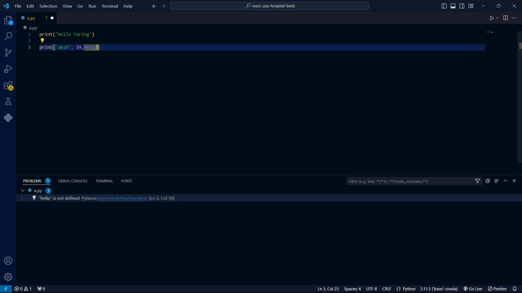  What do you see at coordinates (74, 180) in the screenshot?
I see `debug console` at bounding box center [74, 180].